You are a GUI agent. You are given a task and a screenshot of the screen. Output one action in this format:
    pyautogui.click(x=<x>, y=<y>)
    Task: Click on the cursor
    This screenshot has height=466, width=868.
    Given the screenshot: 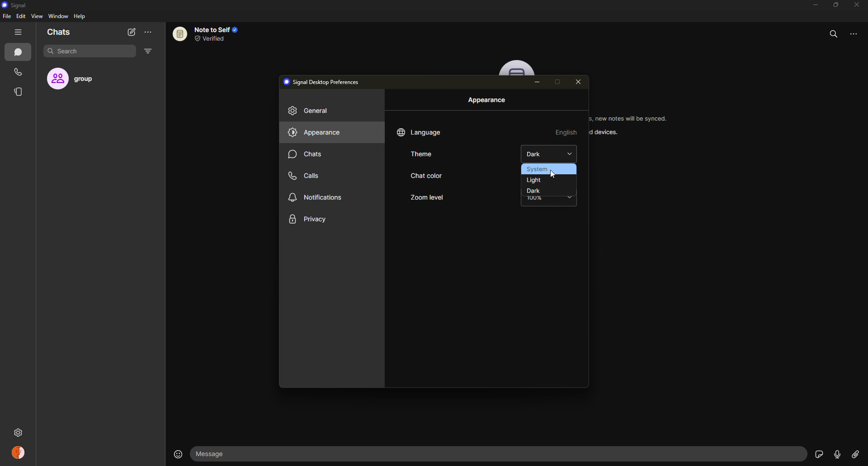 What is the action you would take?
    pyautogui.click(x=555, y=178)
    